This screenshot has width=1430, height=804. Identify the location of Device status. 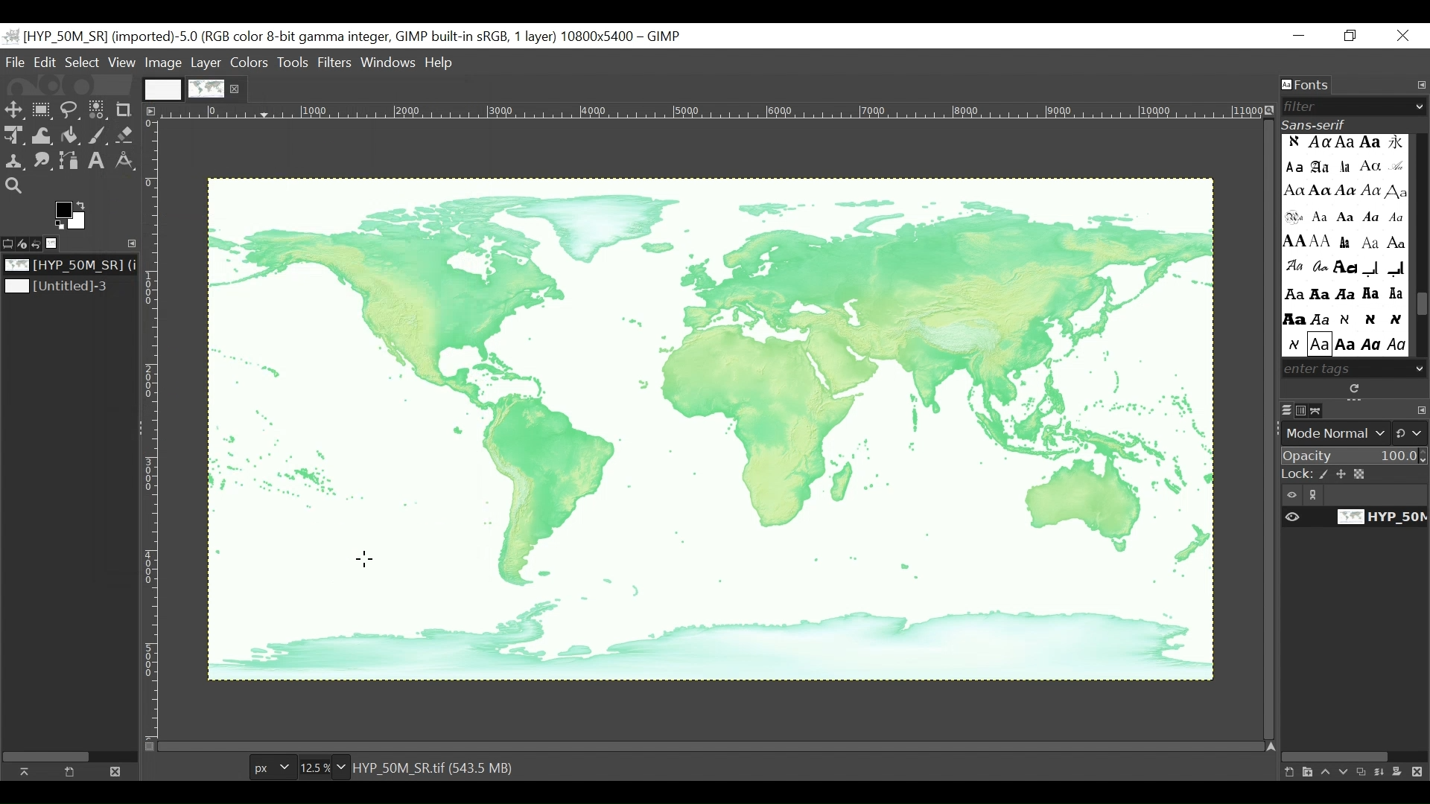
(25, 243).